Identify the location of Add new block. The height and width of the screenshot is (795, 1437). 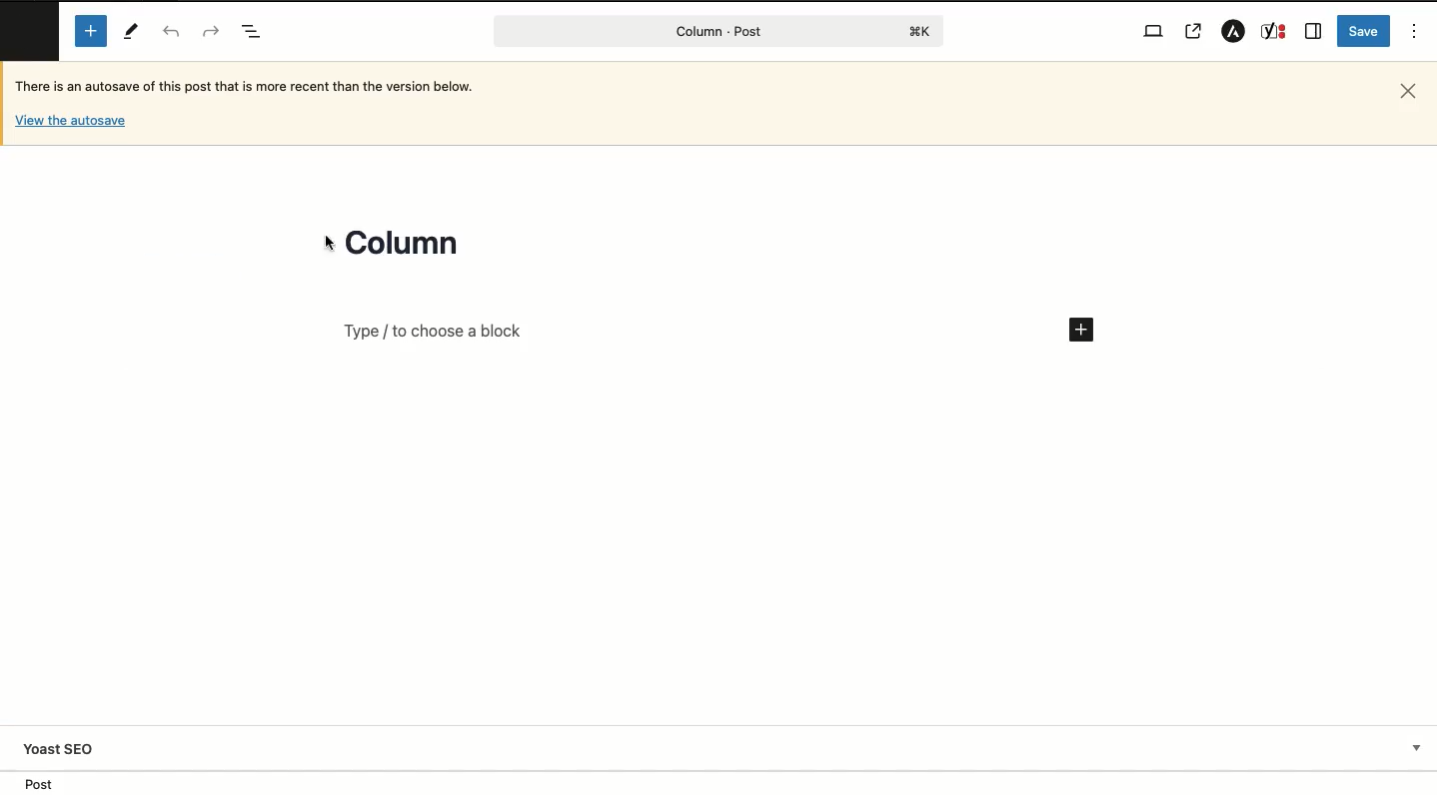
(718, 329).